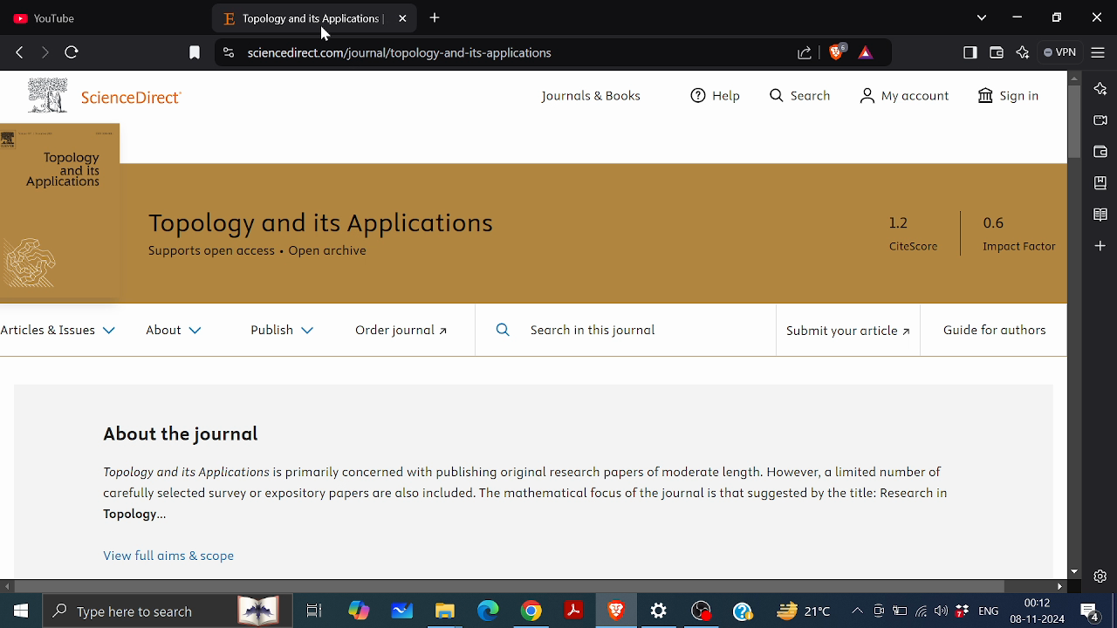 The width and height of the screenshot is (1117, 628). I want to click on Weather, so click(802, 610).